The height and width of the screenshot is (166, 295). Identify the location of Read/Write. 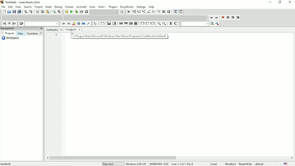
(245, 164).